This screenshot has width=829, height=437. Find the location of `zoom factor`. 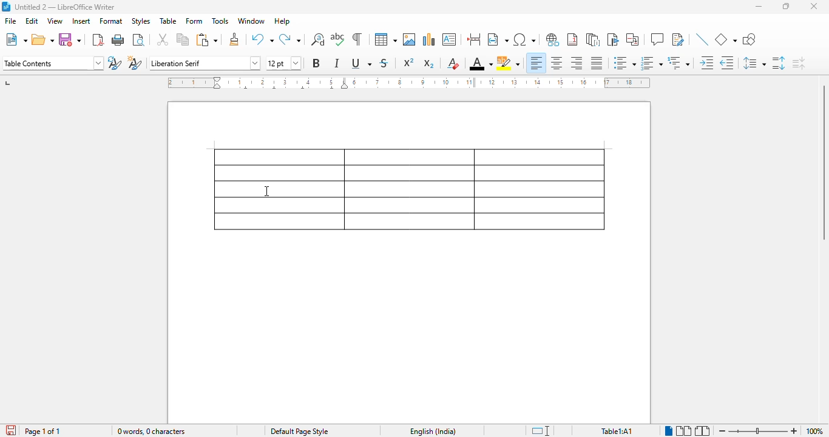

zoom factor is located at coordinates (814, 431).